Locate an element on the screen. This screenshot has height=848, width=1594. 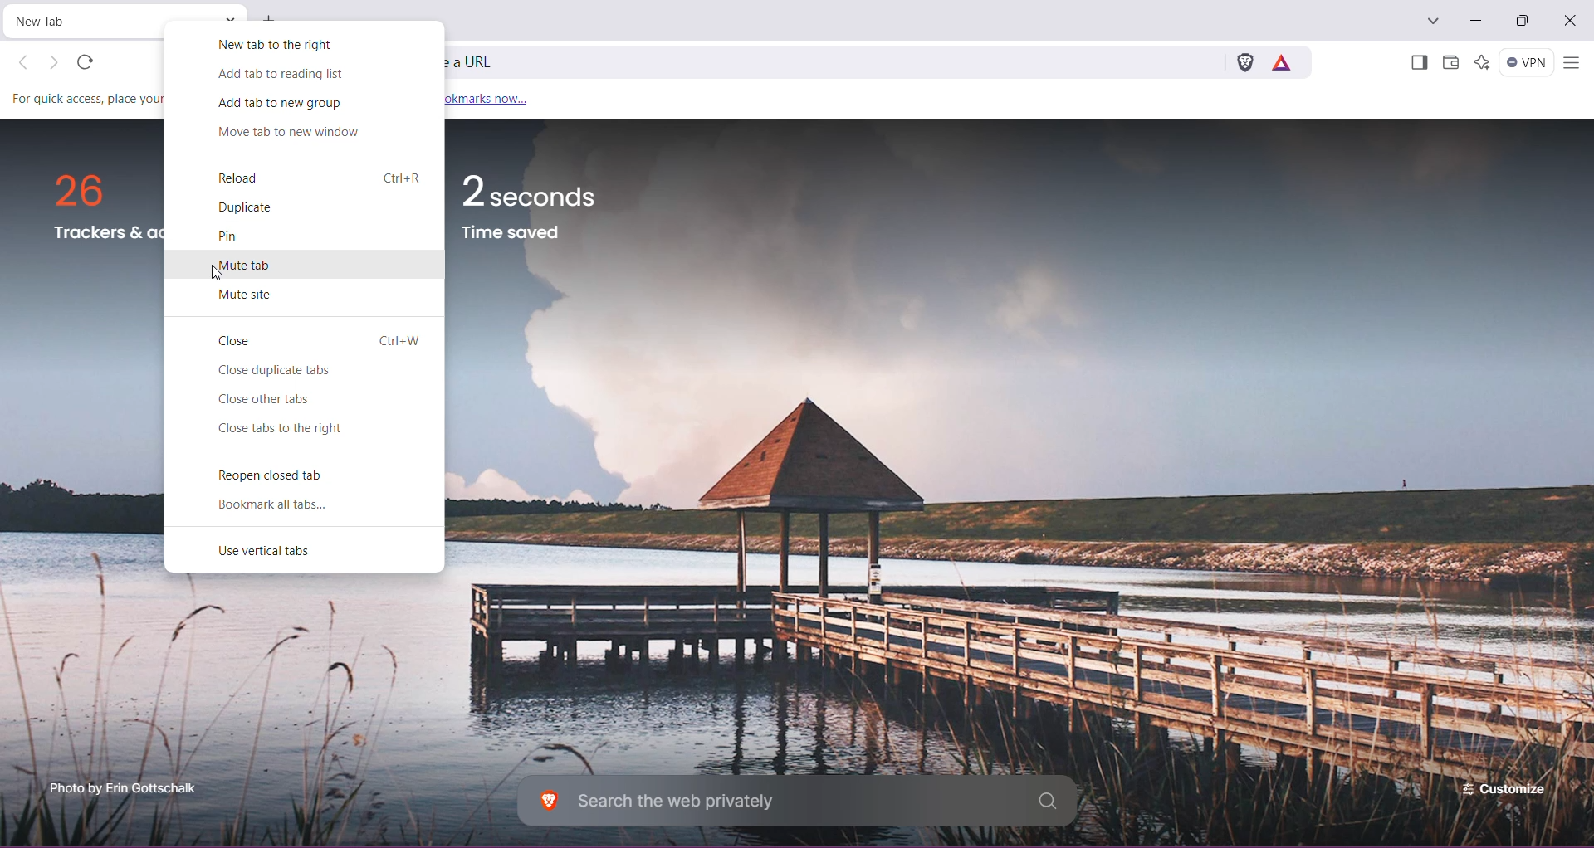
refresh is located at coordinates (91, 64).